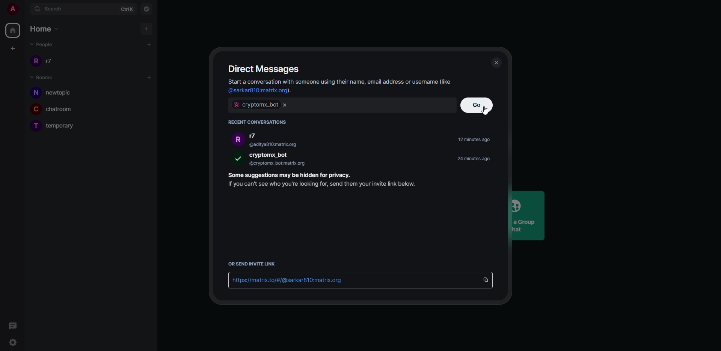 Image resolution: width=721 pixels, height=351 pixels. I want to click on cursor, so click(489, 112).